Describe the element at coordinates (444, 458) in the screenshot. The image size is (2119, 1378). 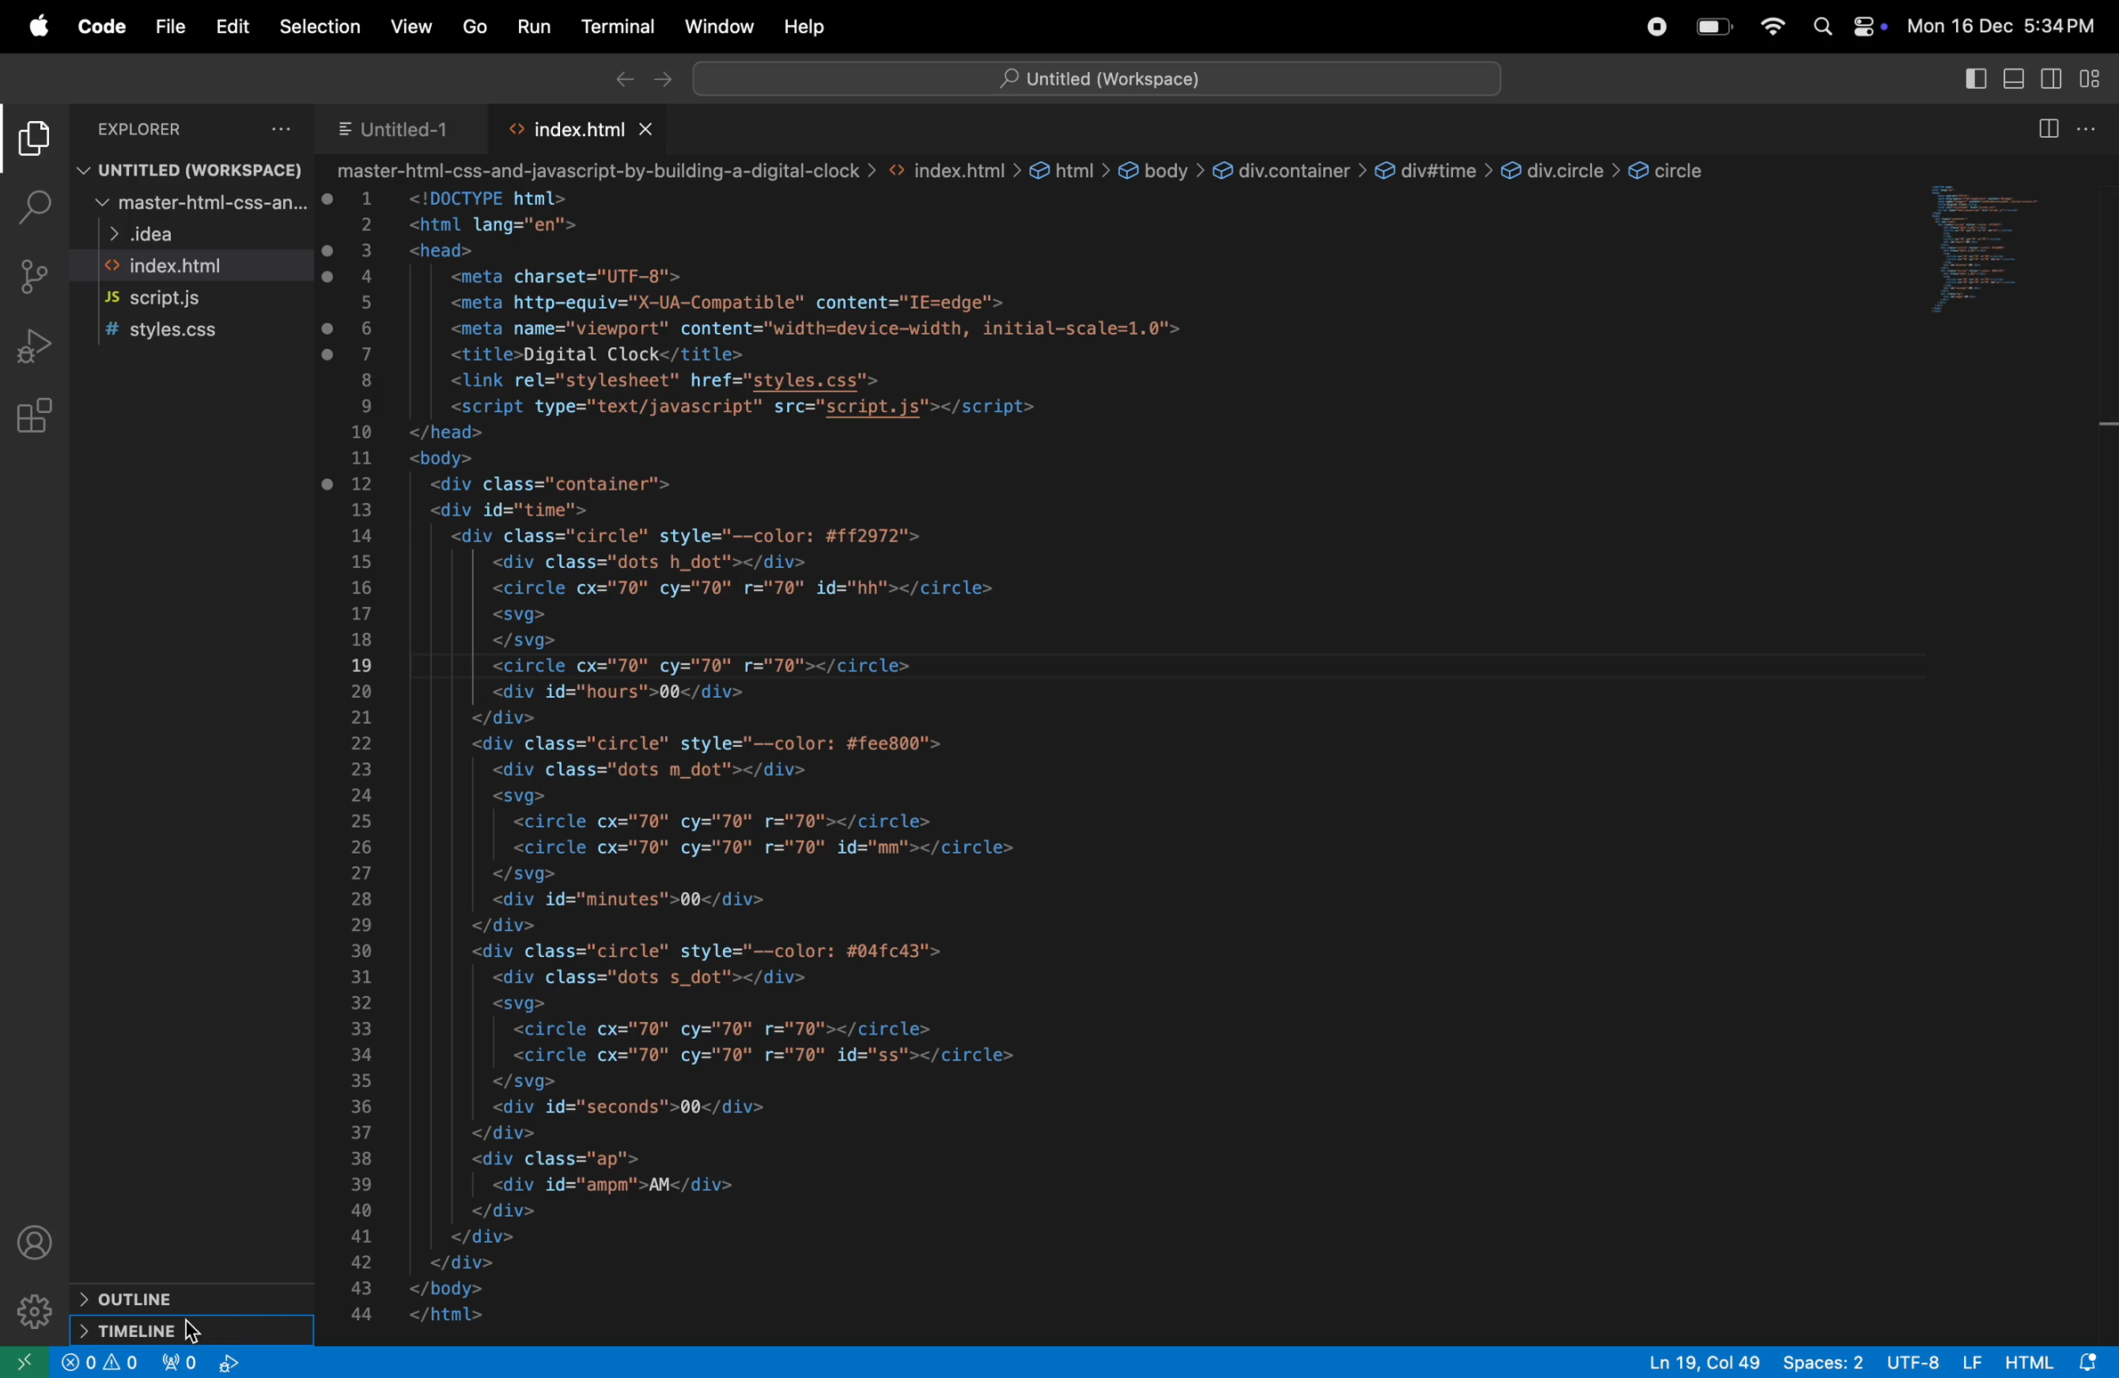
I see `<body>` at that location.